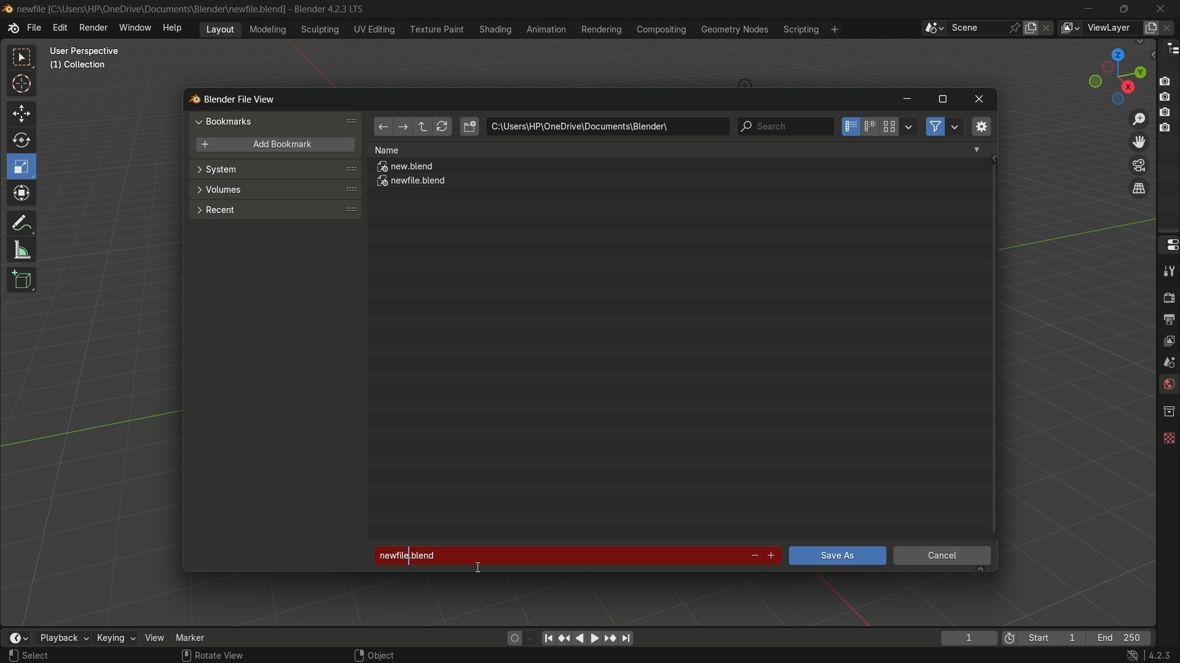 The image size is (1180, 663). What do you see at coordinates (935, 126) in the screenshot?
I see `filter files` at bounding box center [935, 126].